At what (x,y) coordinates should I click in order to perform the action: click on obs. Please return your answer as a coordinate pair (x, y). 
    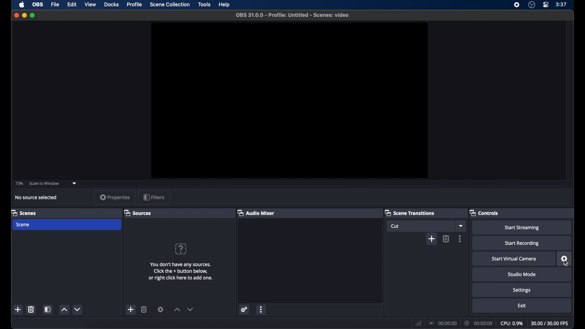
    Looking at the image, I should click on (38, 5).